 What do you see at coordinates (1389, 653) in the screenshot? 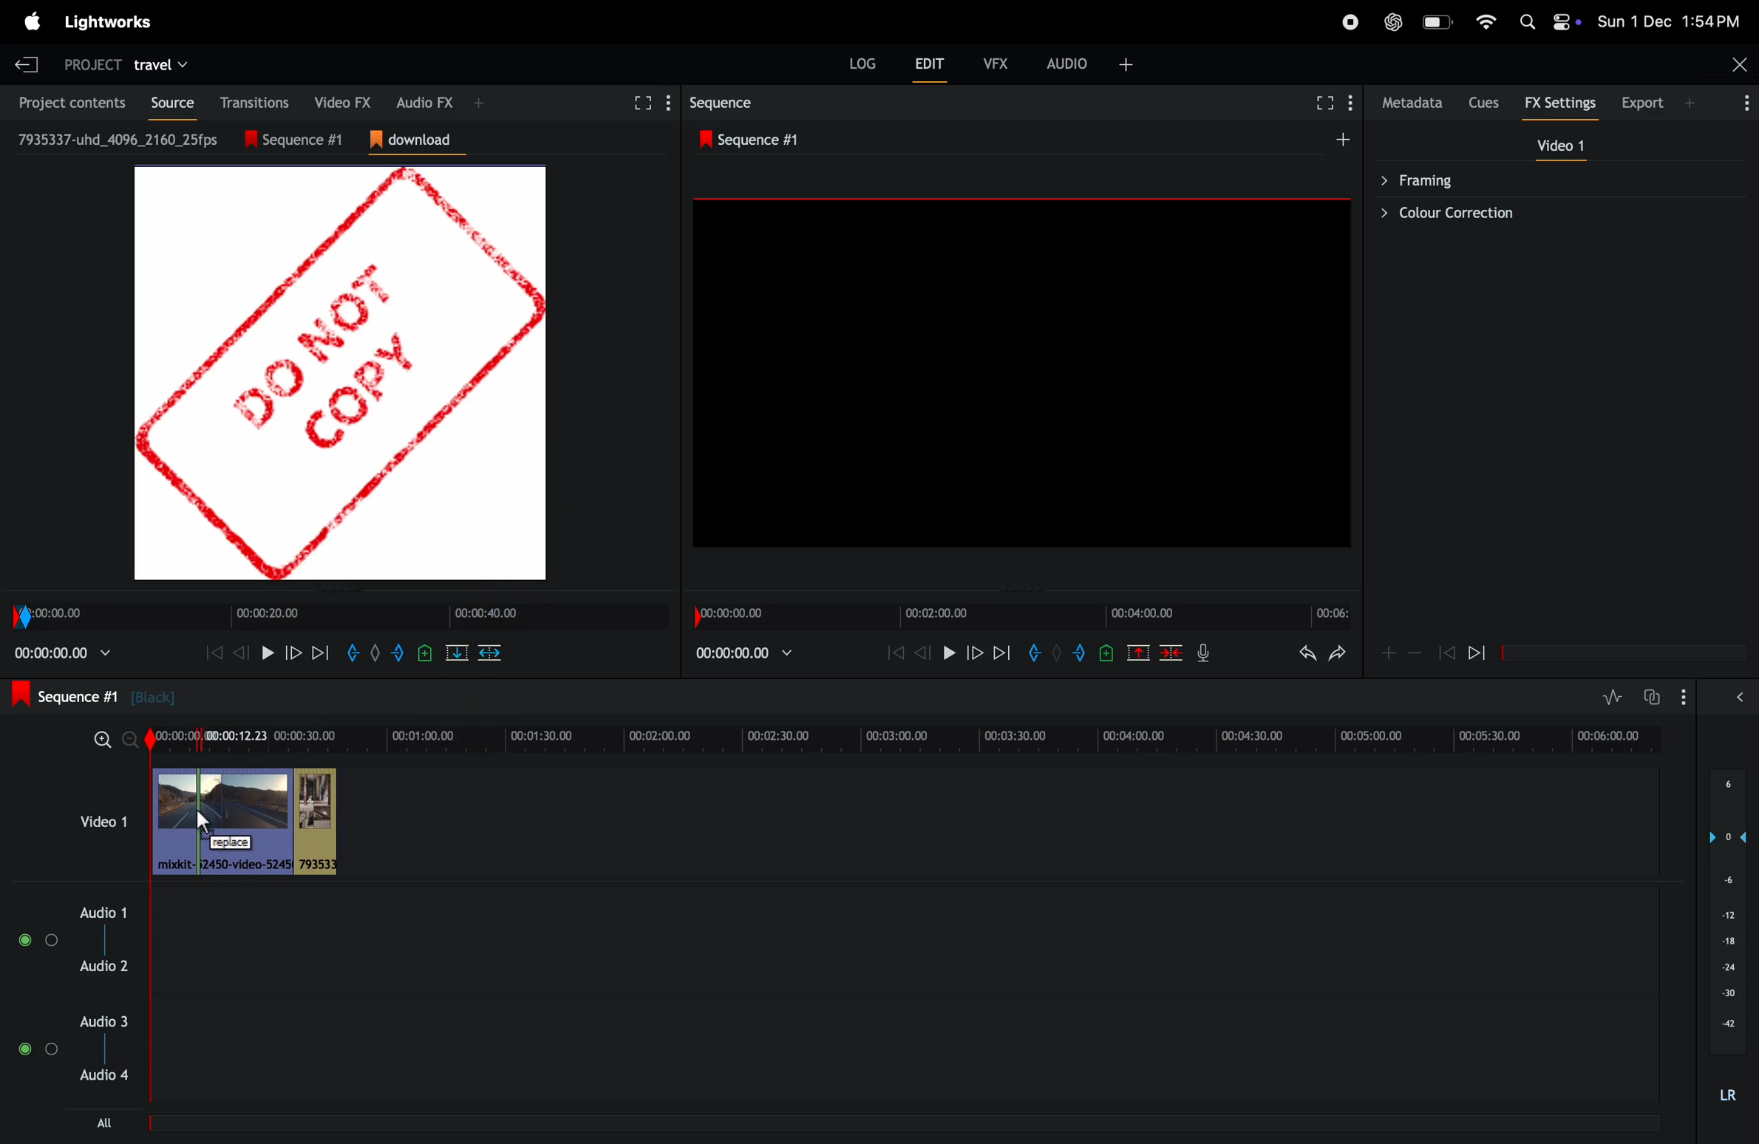
I see `Add` at bounding box center [1389, 653].